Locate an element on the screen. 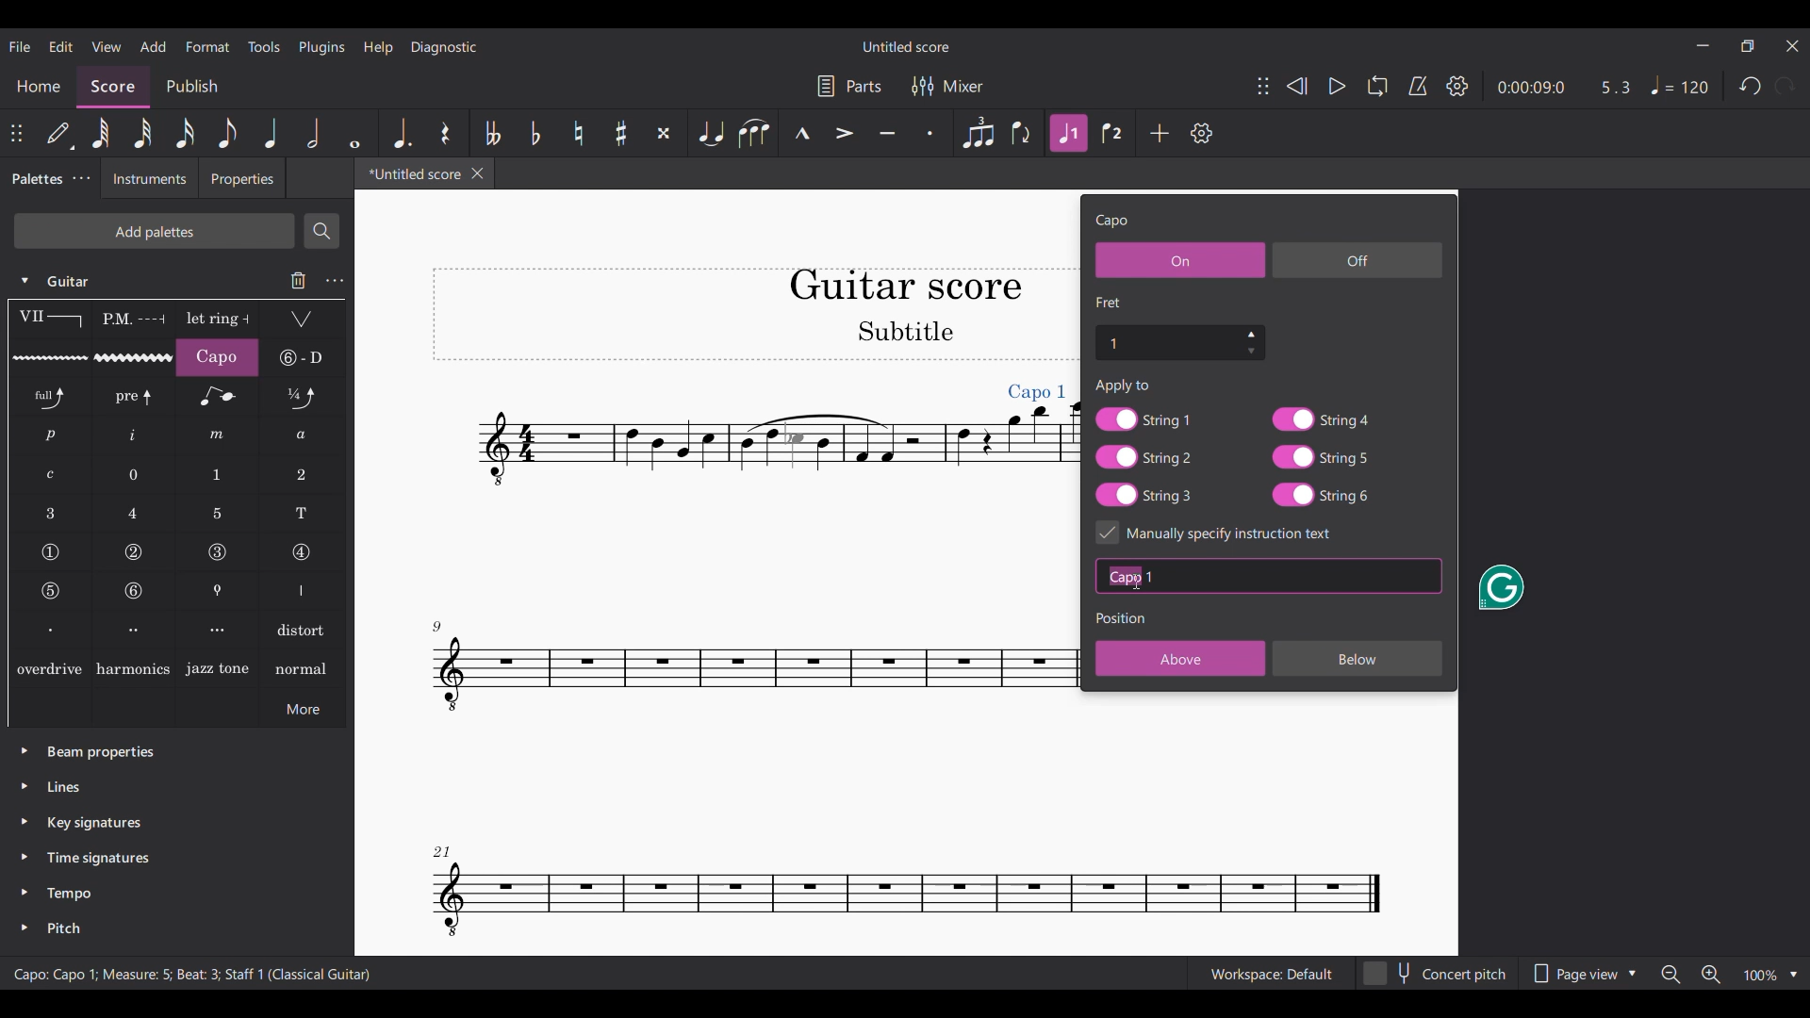  Help menu is located at coordinates (378, 48).